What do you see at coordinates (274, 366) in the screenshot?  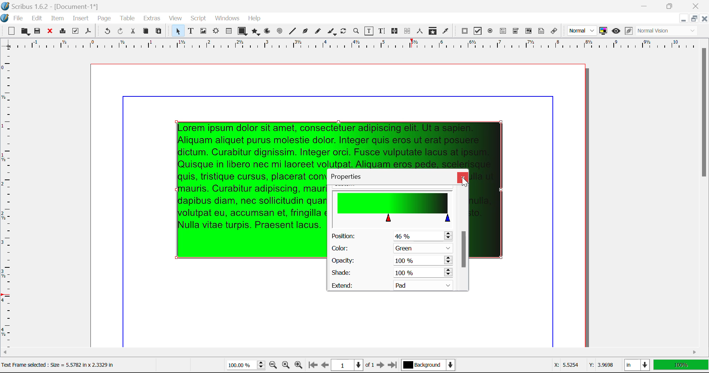 I see `Zoom Out` at bounding box center [274, 366].